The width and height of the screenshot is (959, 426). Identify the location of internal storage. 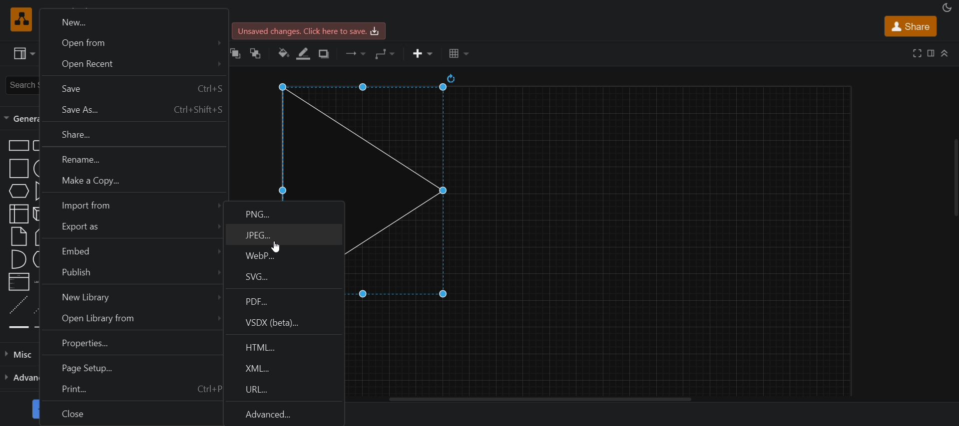
(18, 214).